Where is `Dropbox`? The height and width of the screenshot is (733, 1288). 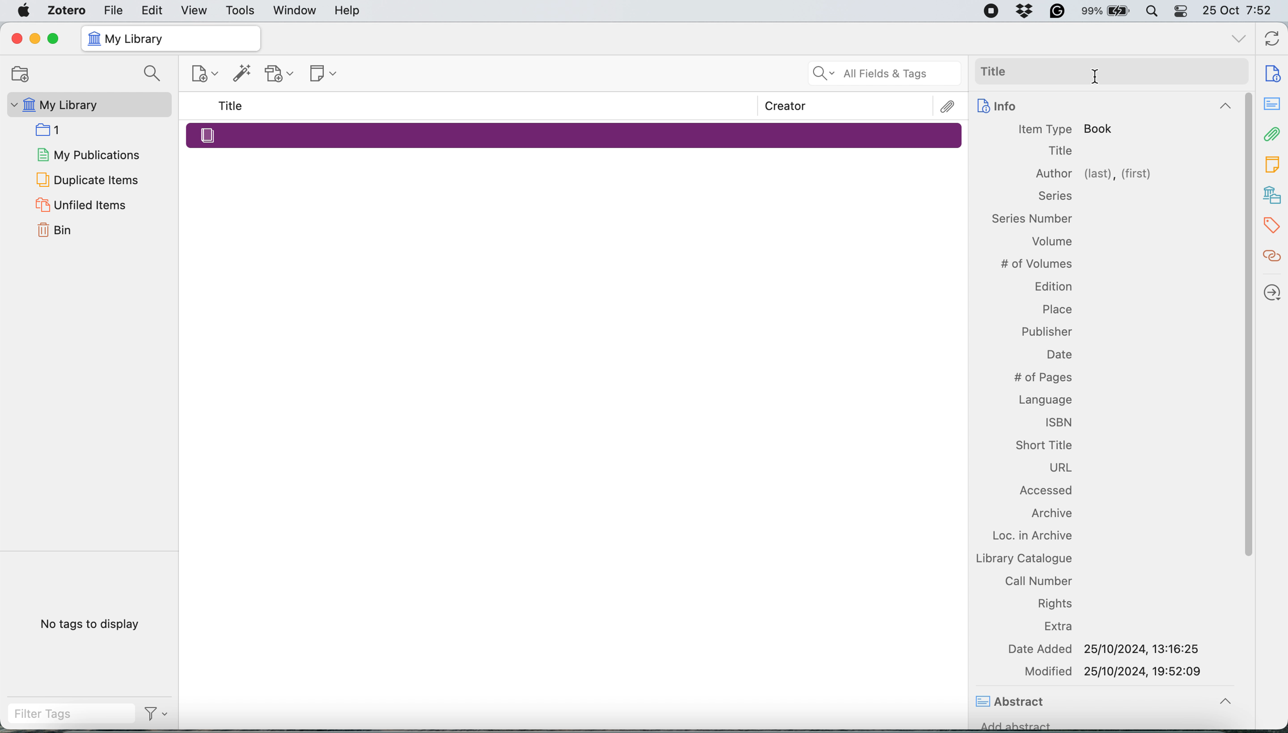 Dropbox is located at coordinates (1026, 11).